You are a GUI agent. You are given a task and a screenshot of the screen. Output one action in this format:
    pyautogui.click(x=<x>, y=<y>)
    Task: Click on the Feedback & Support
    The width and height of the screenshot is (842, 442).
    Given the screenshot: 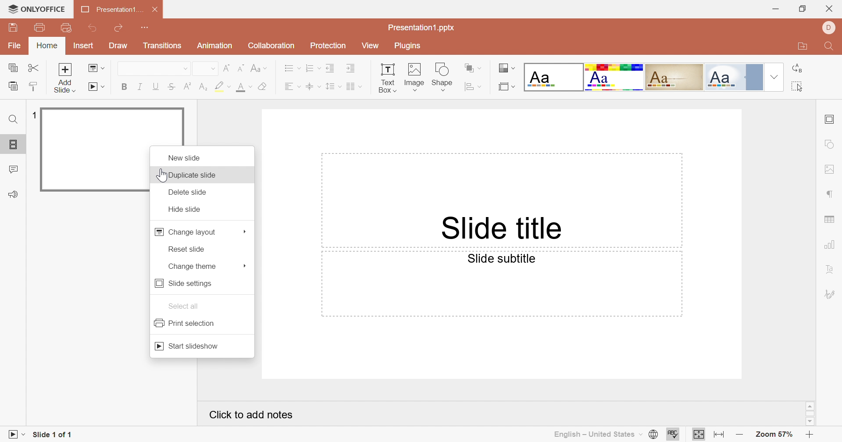 What is the action you would take?
    pyautogui.click(x=13, y=195)
    